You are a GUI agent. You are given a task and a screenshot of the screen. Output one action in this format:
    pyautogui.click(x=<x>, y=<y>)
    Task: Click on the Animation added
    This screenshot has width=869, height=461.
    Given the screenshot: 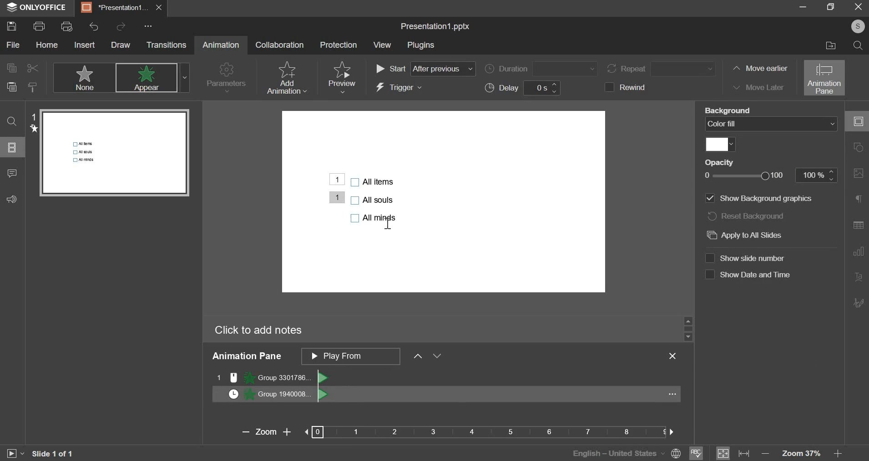 What is the action you would take?
    pyautogui.click(x=328, y=180)
    